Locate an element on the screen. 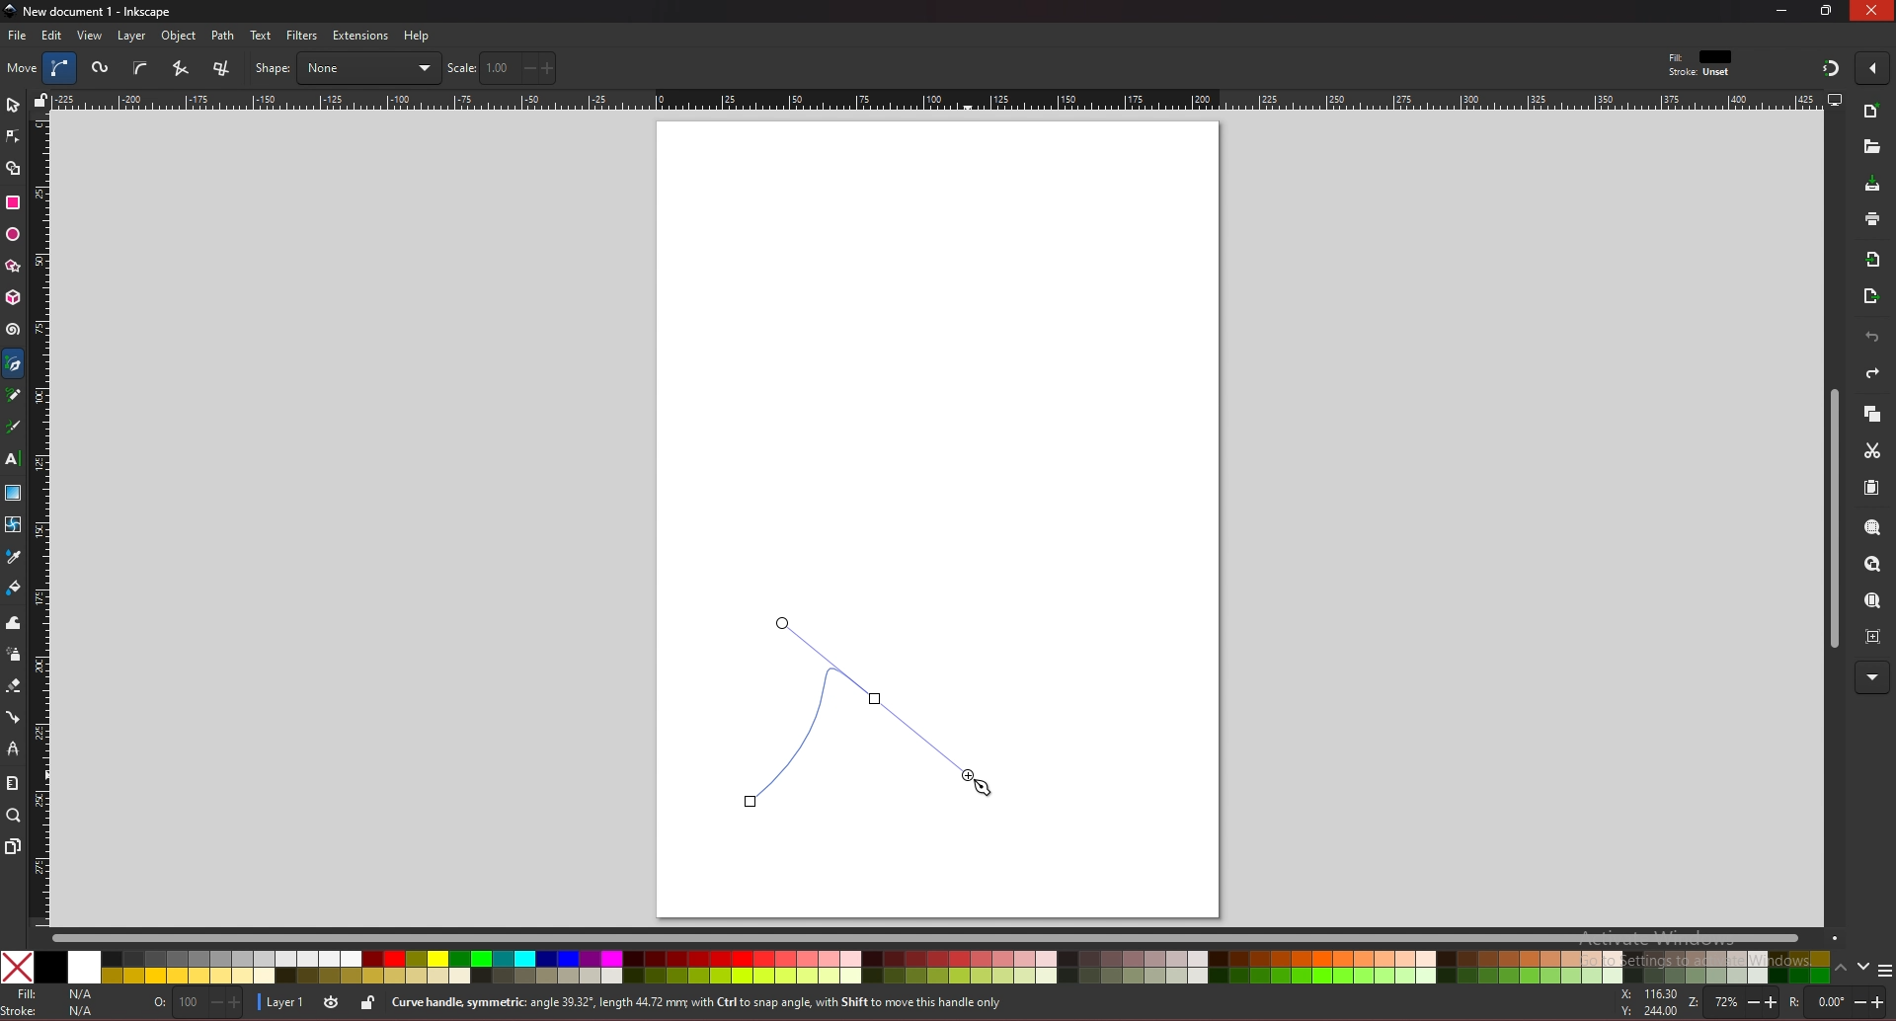  cut is located at coordinates (1872, 451).